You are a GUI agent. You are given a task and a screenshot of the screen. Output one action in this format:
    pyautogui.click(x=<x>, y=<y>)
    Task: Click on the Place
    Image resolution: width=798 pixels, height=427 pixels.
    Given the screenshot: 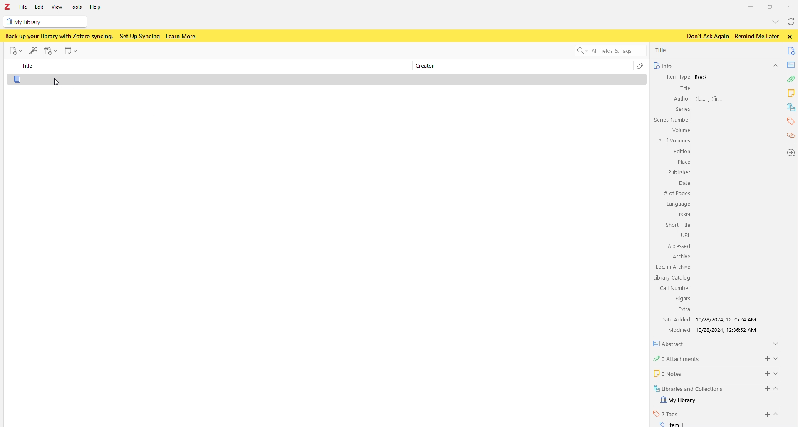 What is the action you would take?
    pyautogui.click(x=683, y=162)
    